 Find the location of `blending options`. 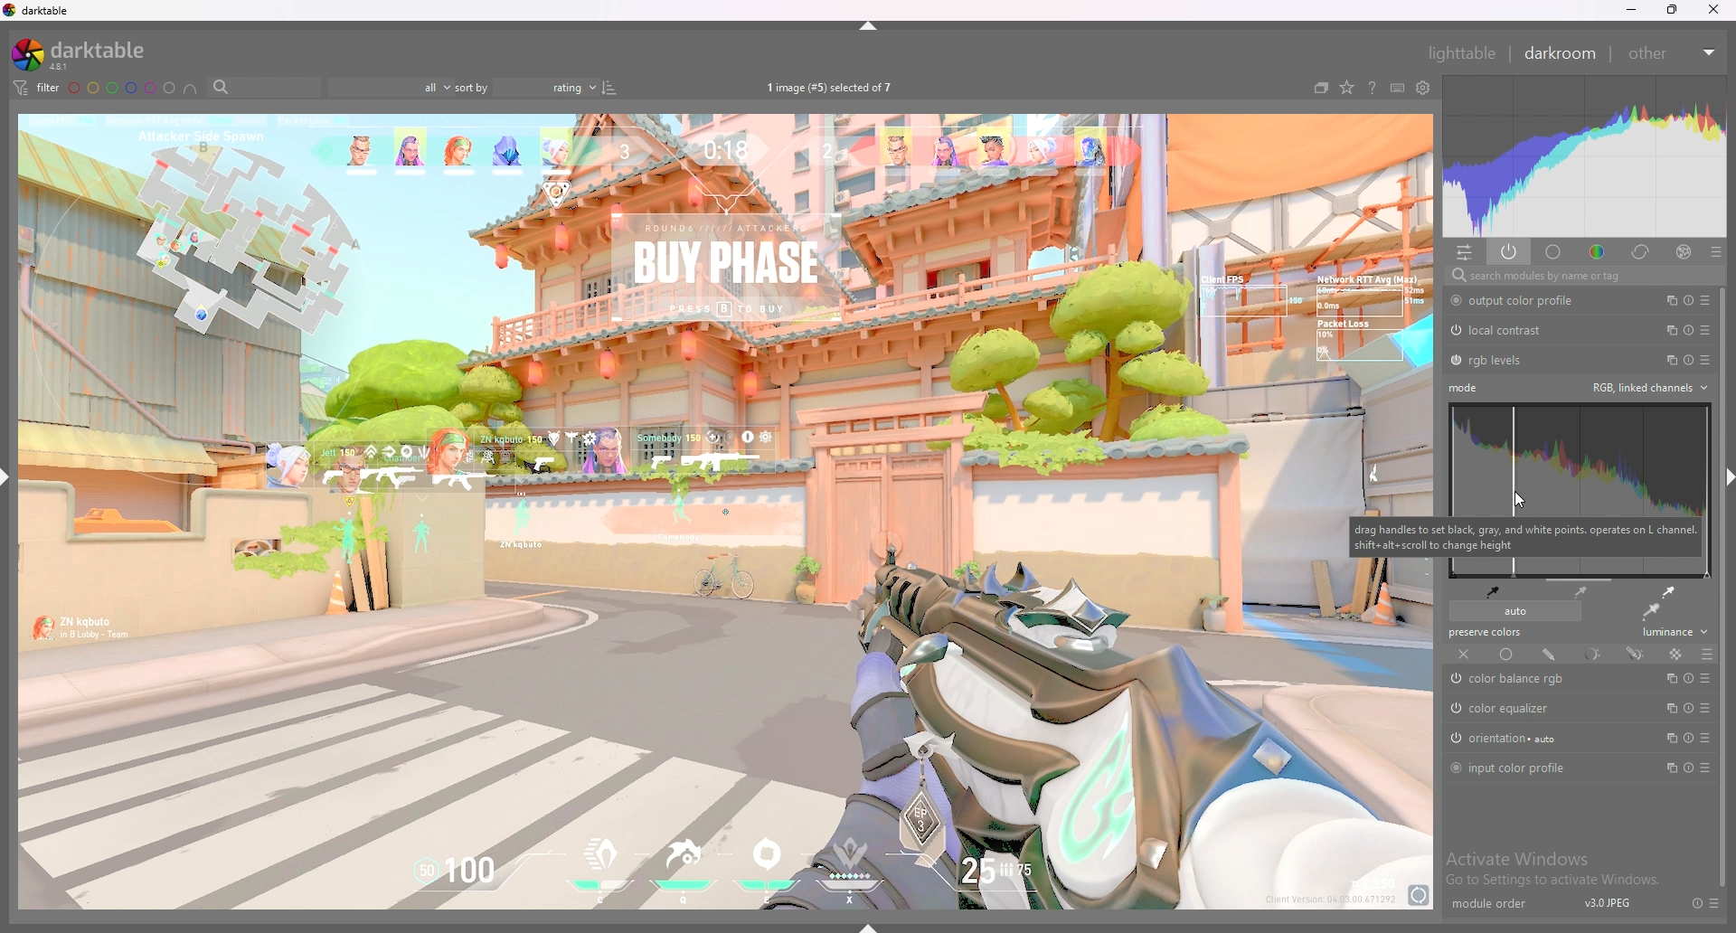

blending options is located at coordinates (1709, 654).